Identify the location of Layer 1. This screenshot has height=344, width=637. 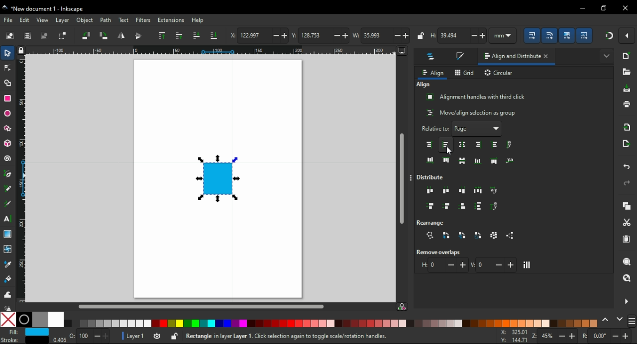
(134, 336).